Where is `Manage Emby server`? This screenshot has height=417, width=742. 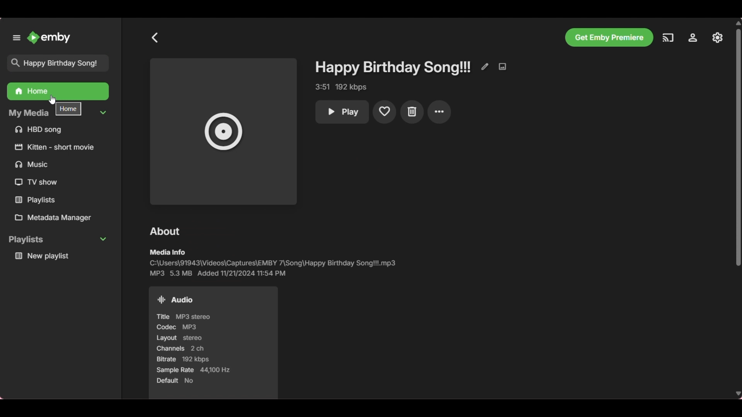 Manage Emby server is located at coordinates (693, 40).